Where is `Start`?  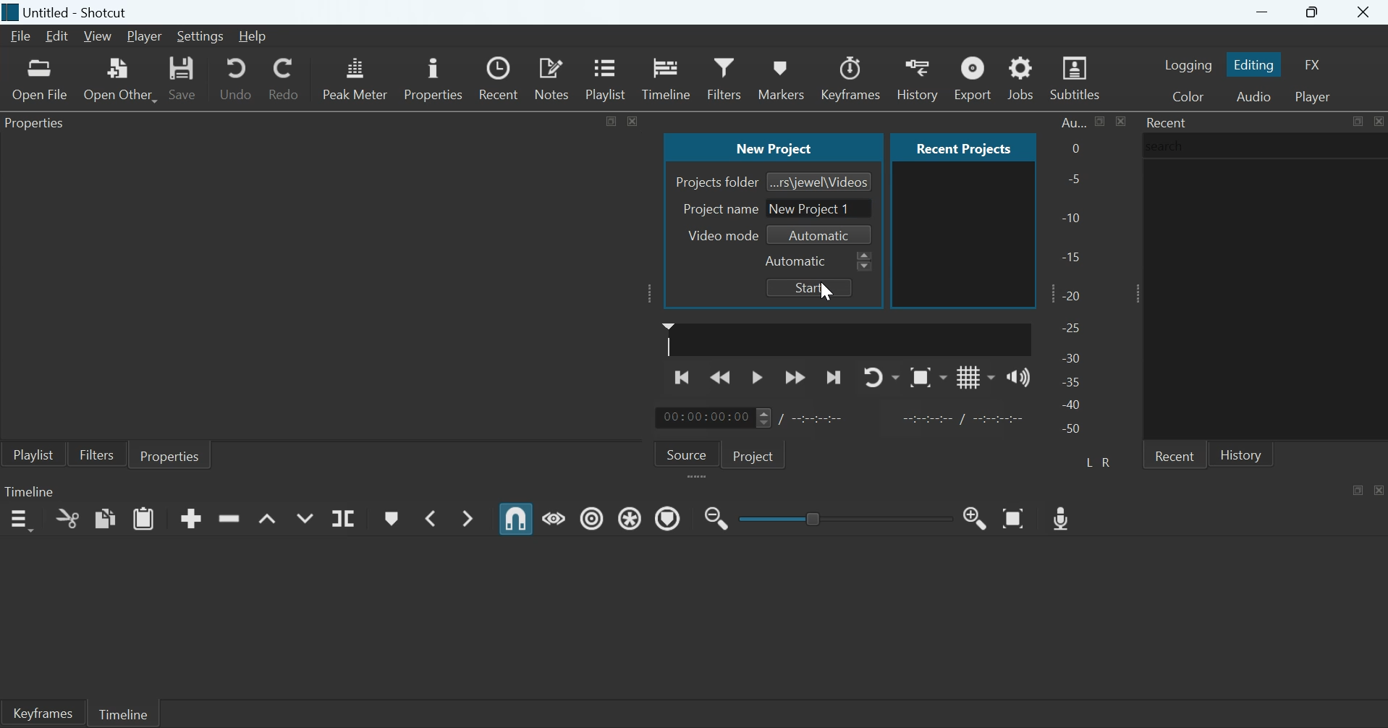
Start is located at coordinates (809, 287).